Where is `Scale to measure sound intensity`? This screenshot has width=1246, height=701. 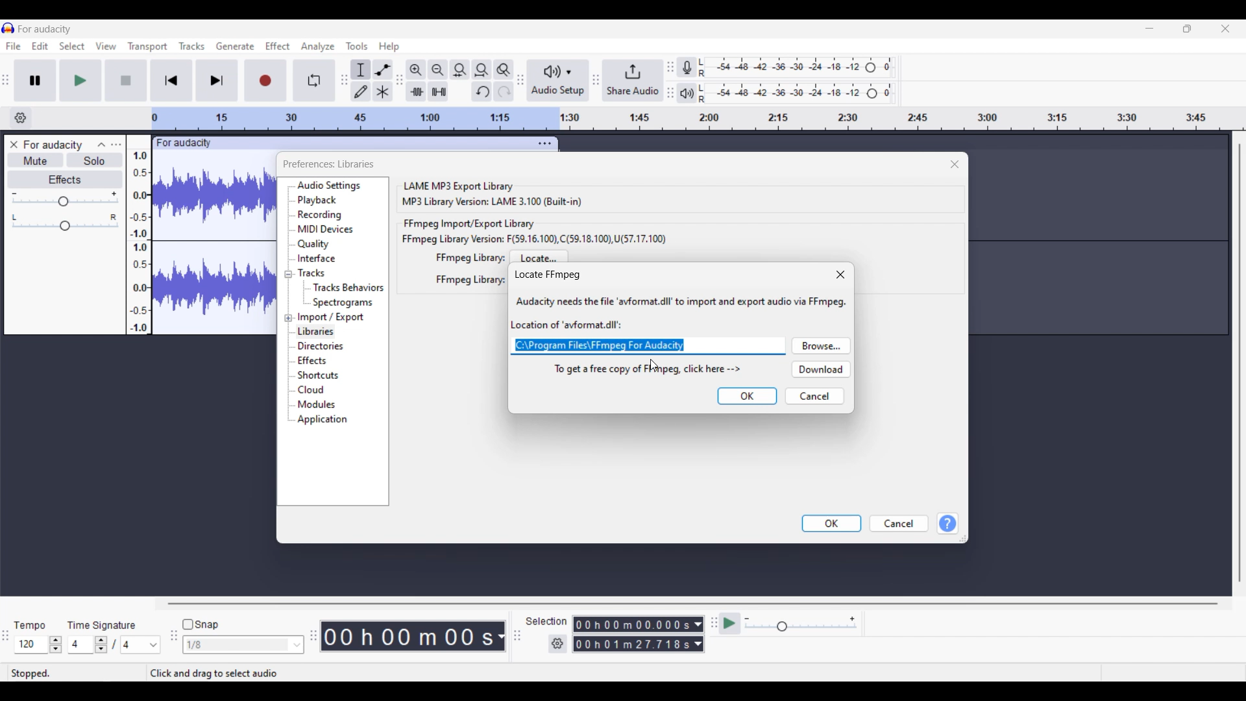
Scale to measure sound intensity is located at coordinates (139, 236).